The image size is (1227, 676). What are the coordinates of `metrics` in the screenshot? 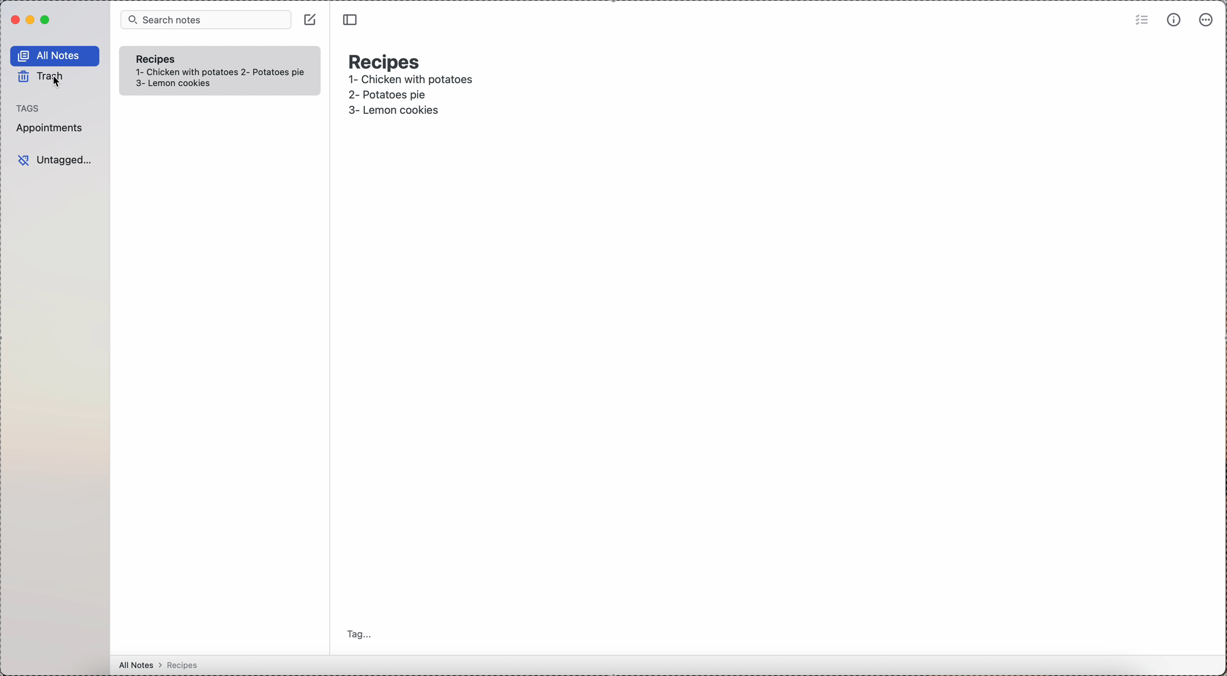 It's located at (1175, 20).